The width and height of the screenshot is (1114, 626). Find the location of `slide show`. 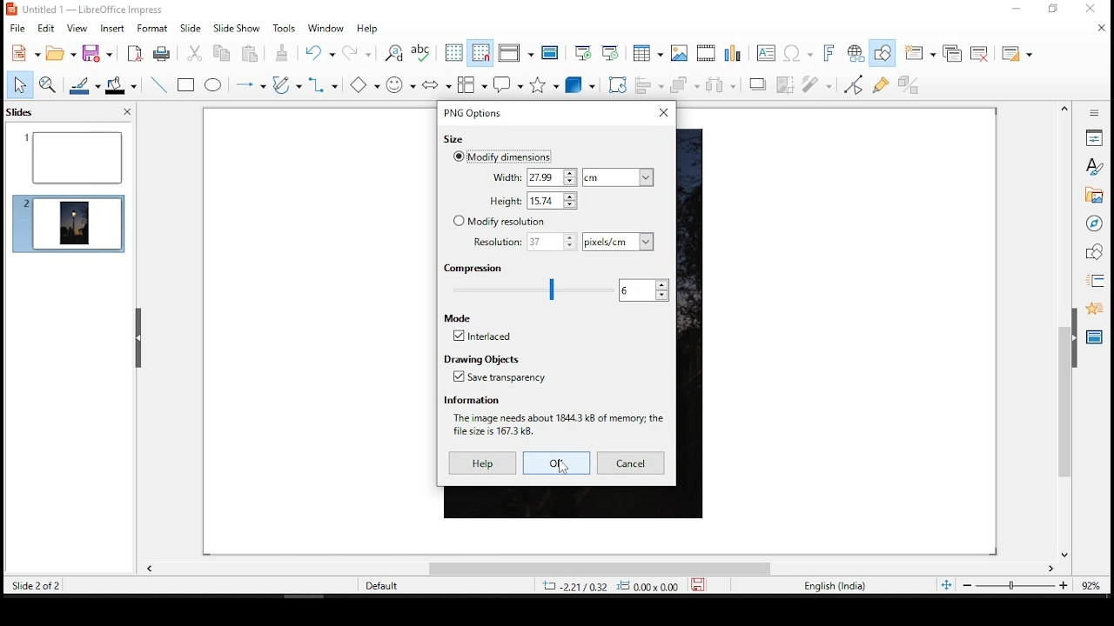

slide show is located at coordinates (238, 27).